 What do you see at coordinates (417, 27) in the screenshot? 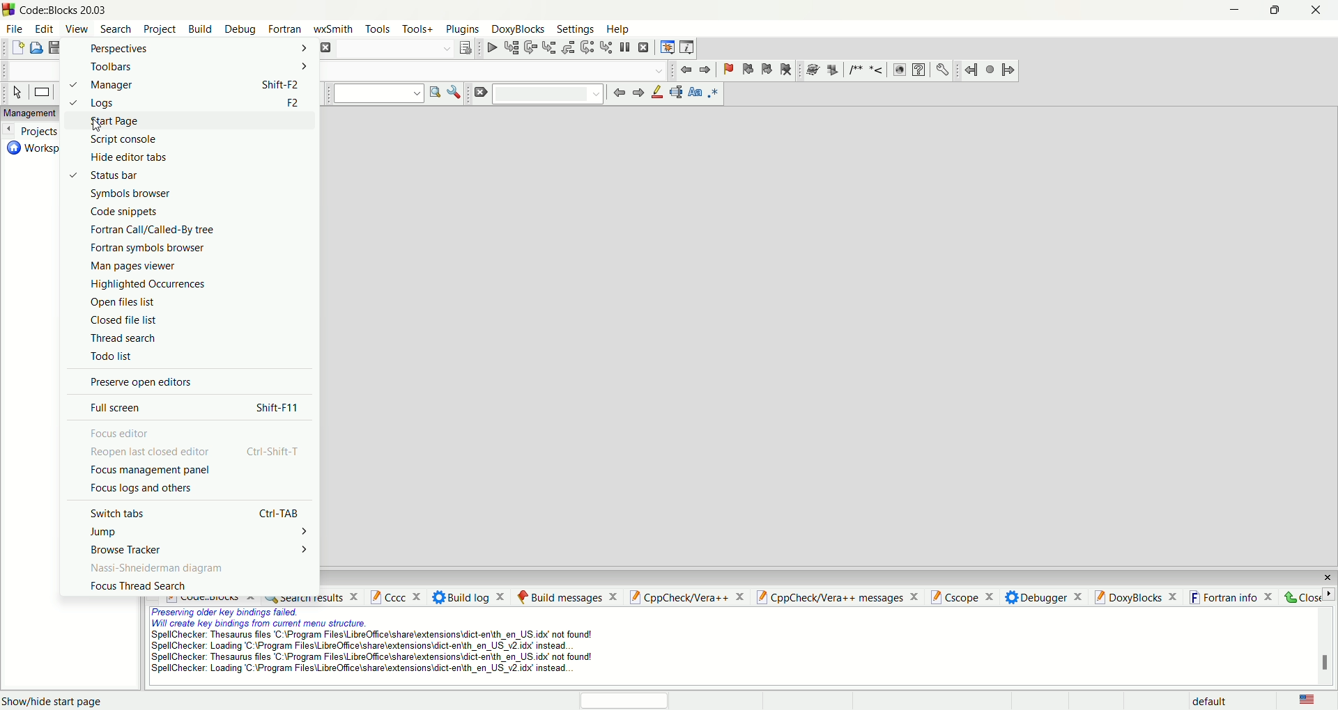
I see `tools+` at bounding box center [417, 27].